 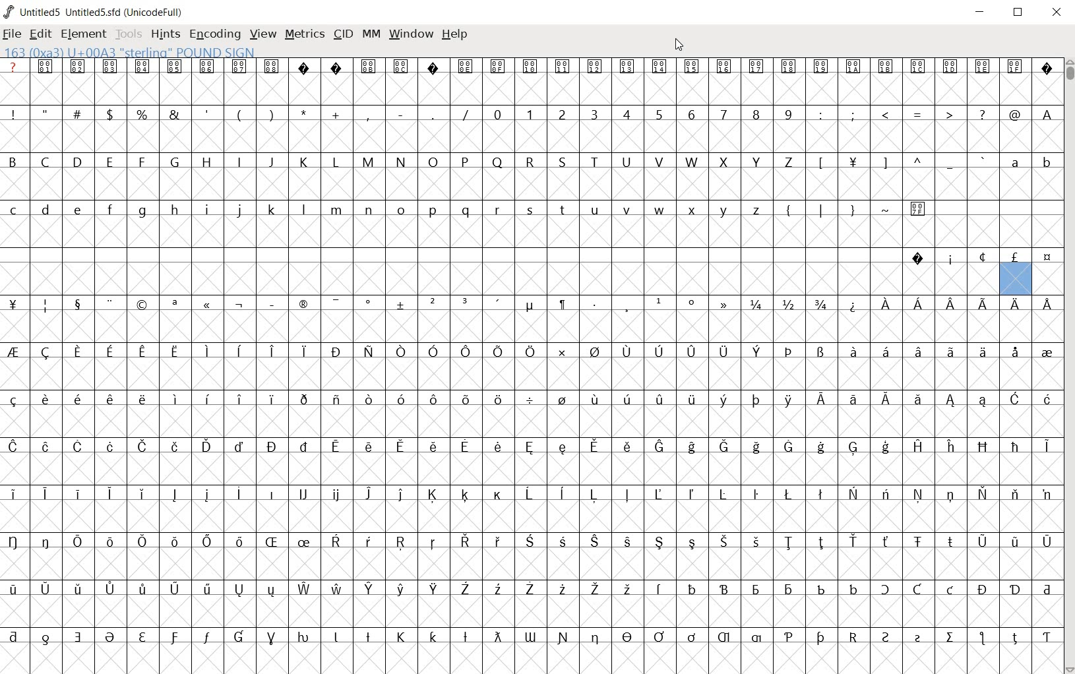 I want to click on Q, so click(x=495, y=162).